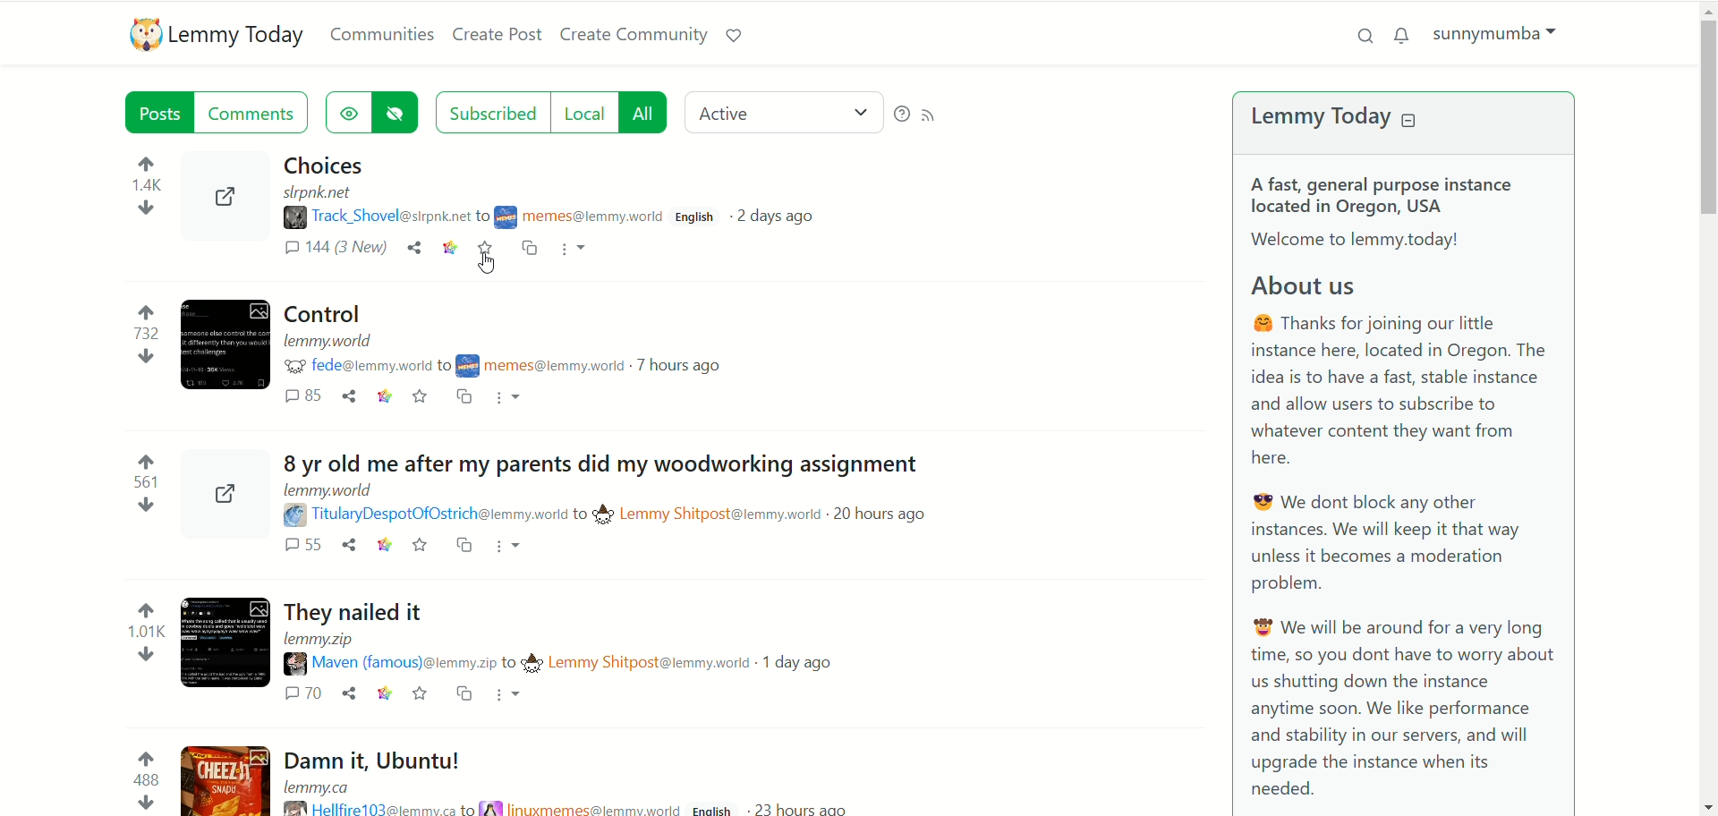 The width and height of the screenshot is (1718, 816). Describe the element at coordinates (540, 514) in the screenshot. I see `Poster details` at that location.